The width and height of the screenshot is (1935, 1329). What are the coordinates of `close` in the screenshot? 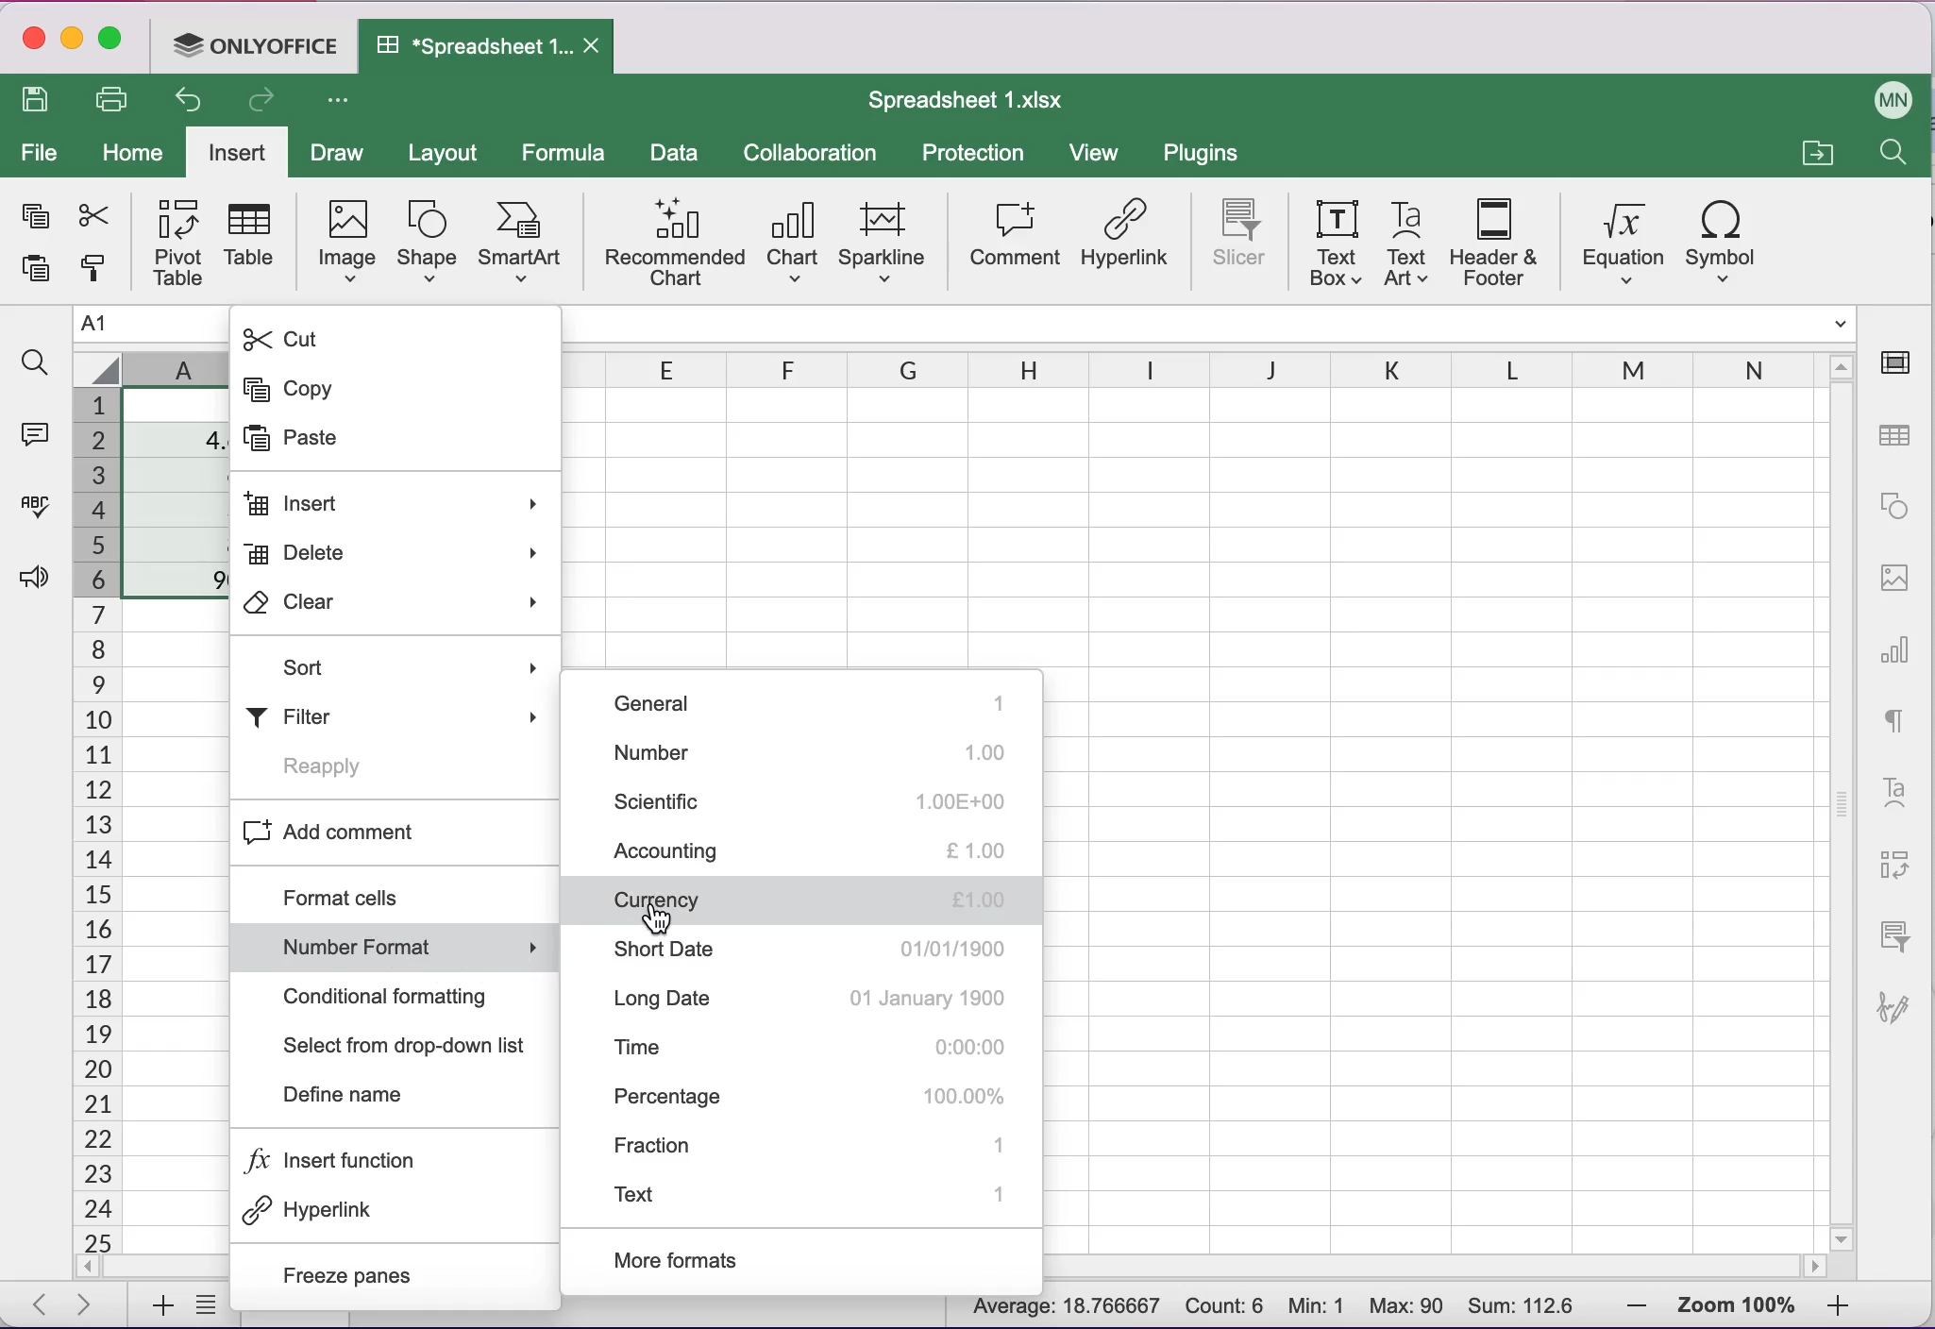 It's located at (33, 45).